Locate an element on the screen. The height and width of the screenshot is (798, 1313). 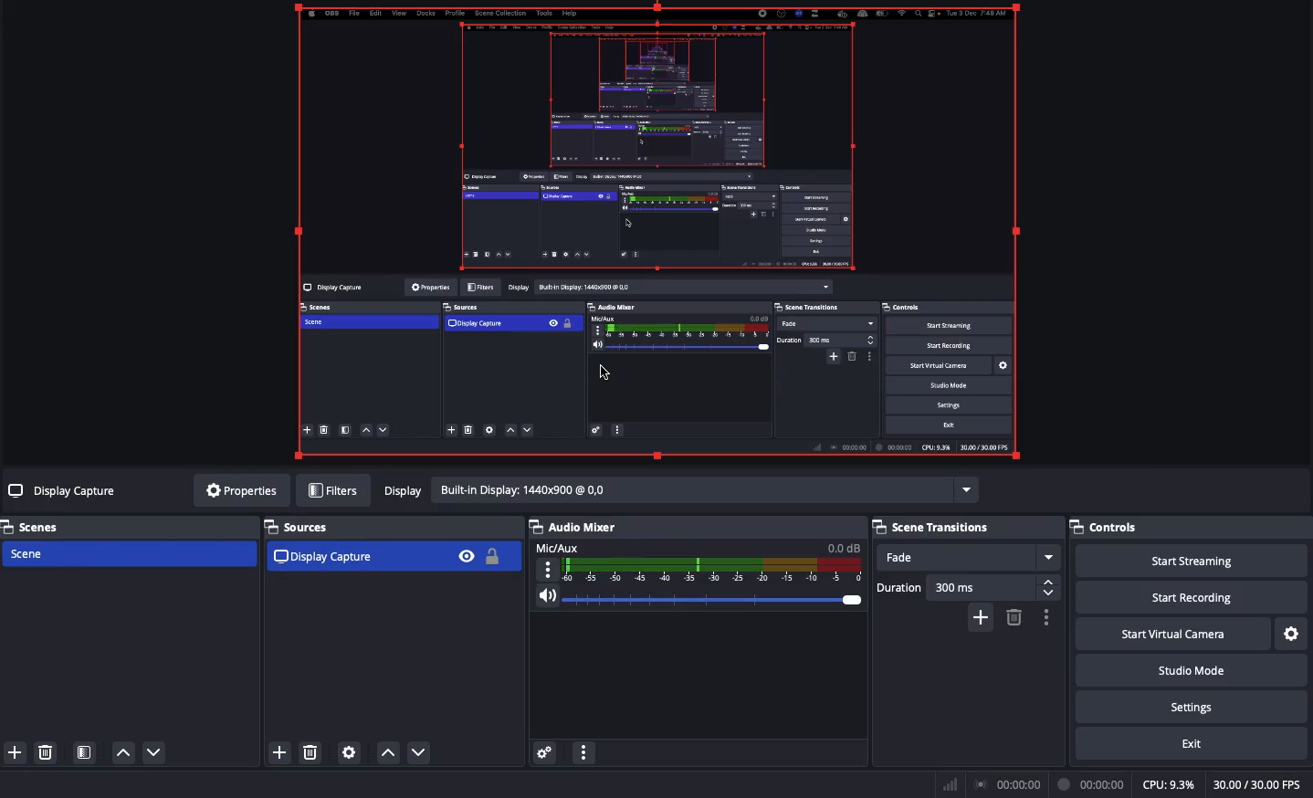
Properties is located at coordinates (243, 492).